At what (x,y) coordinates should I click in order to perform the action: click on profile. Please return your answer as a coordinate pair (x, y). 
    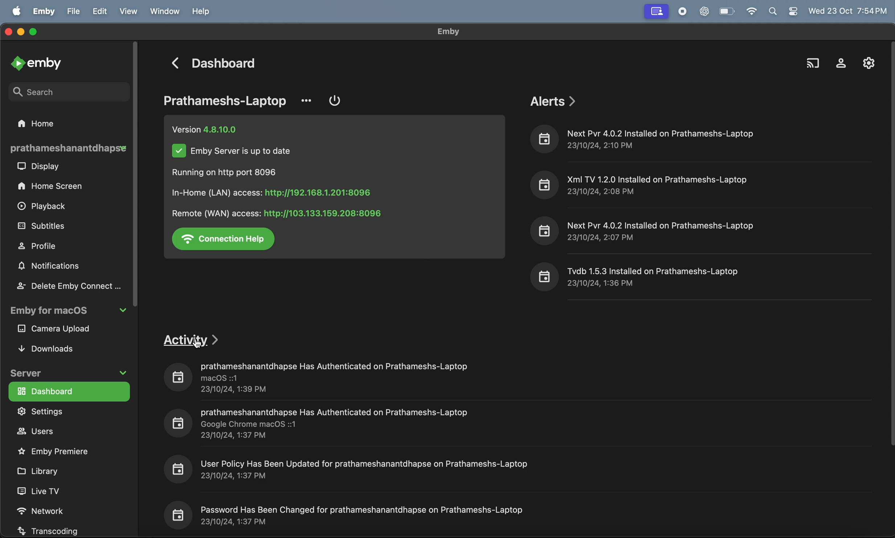
    Looking at the image, I should click on (838, 61).